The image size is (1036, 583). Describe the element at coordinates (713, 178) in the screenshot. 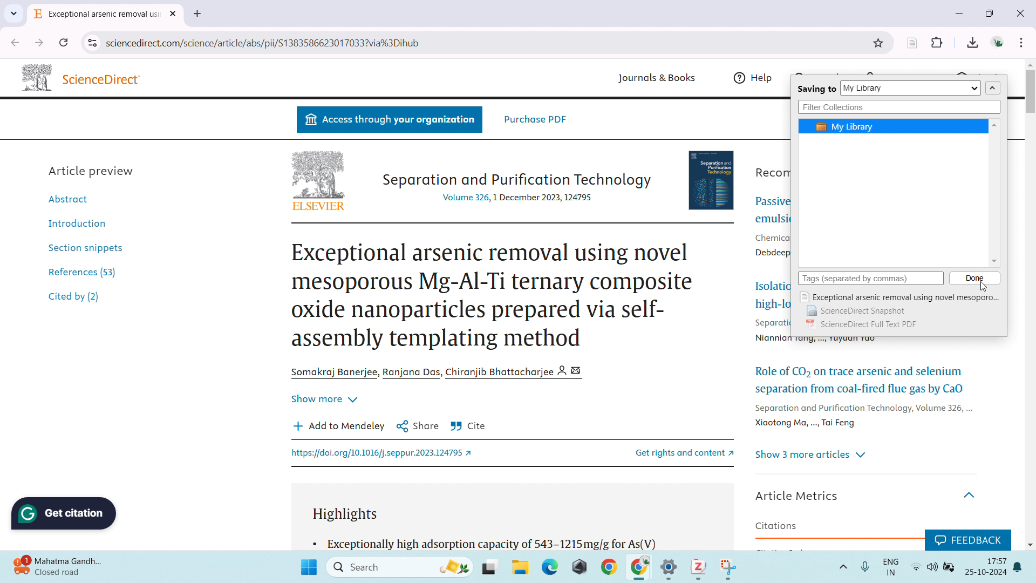

I see `Book Cover page` at that location.